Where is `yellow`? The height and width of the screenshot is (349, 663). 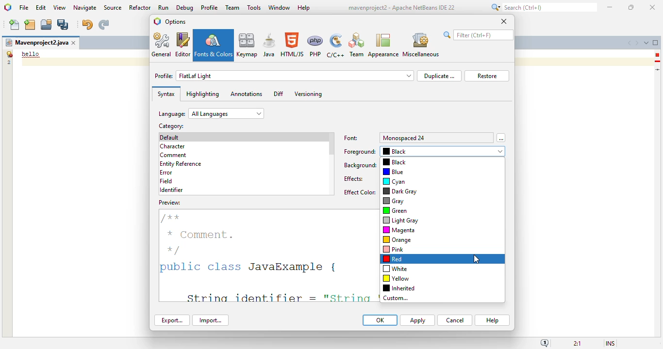 yellow is located at coordinates (396, 278).